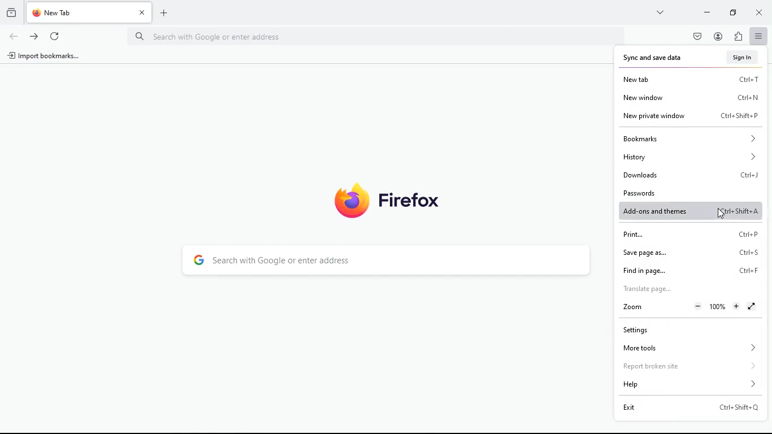 The height and width of the screenshot is (434, 772). What do you see at coordinates (390, 201) in the screenshot?
I see `firefox` at bounding box center [390, 201].